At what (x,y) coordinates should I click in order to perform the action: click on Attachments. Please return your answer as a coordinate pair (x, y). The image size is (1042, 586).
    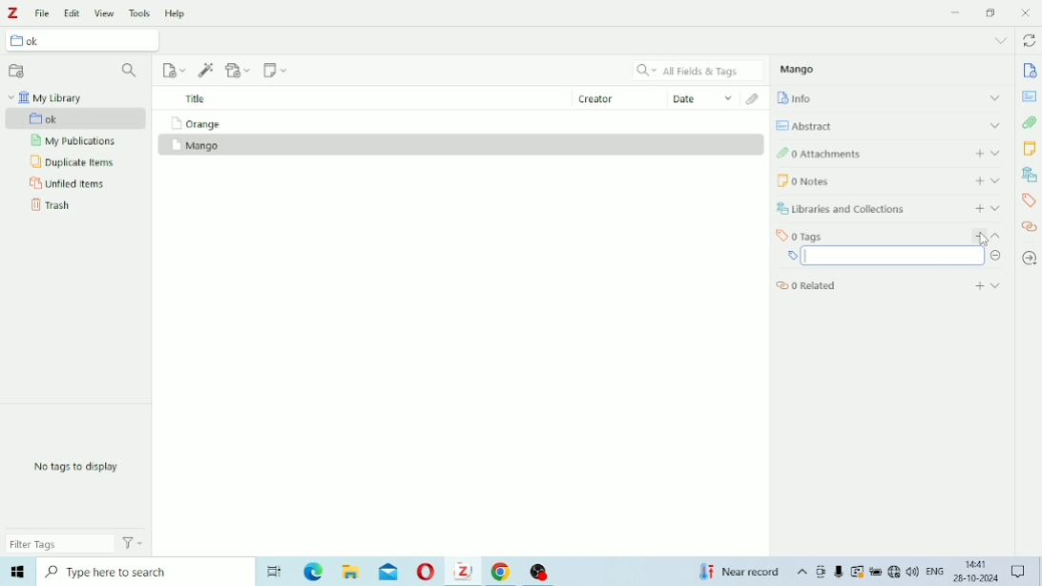
    Looking at the image, I should click on (1030, 122).